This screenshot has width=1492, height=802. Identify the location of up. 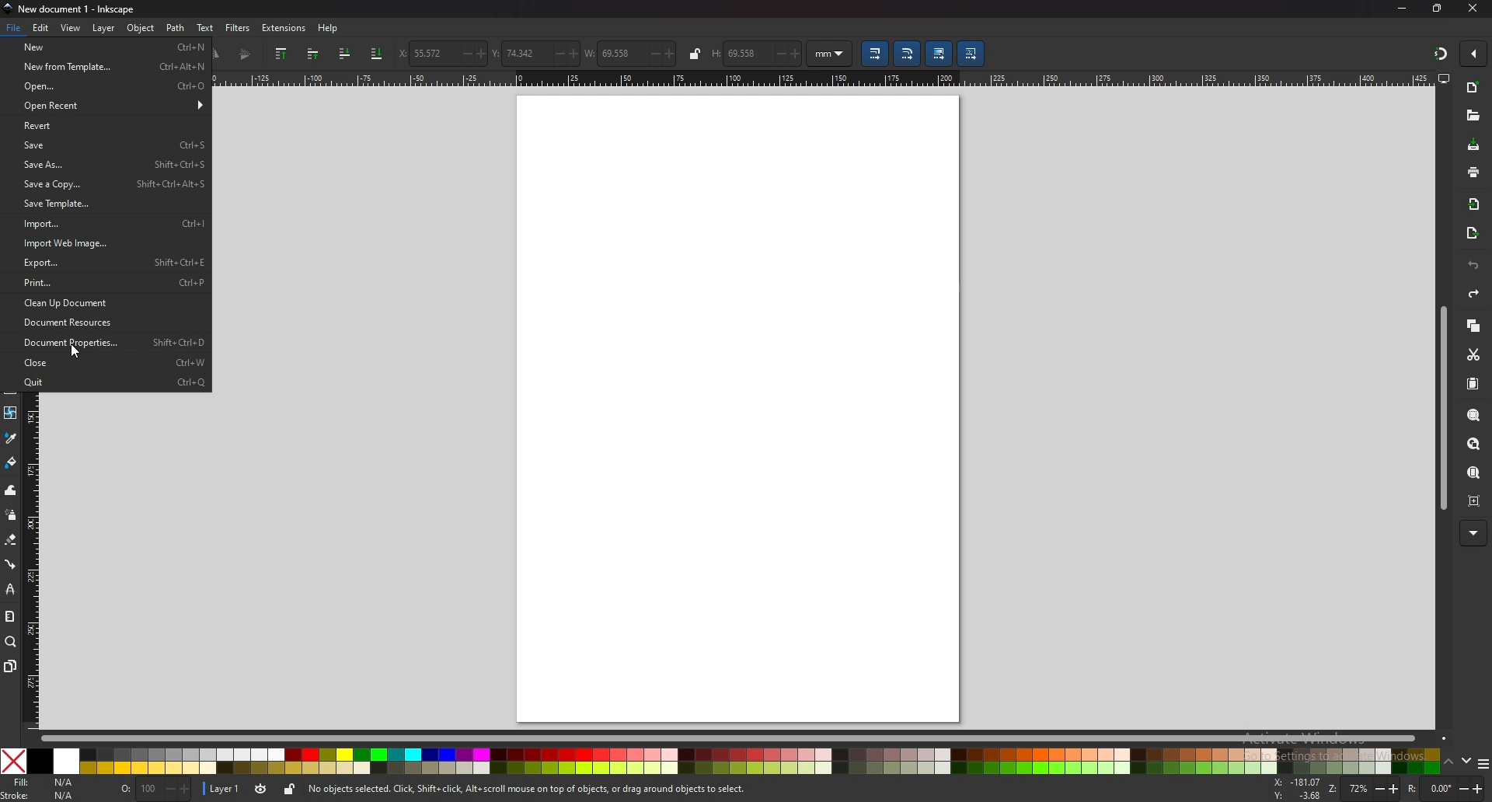
(1448, 761).